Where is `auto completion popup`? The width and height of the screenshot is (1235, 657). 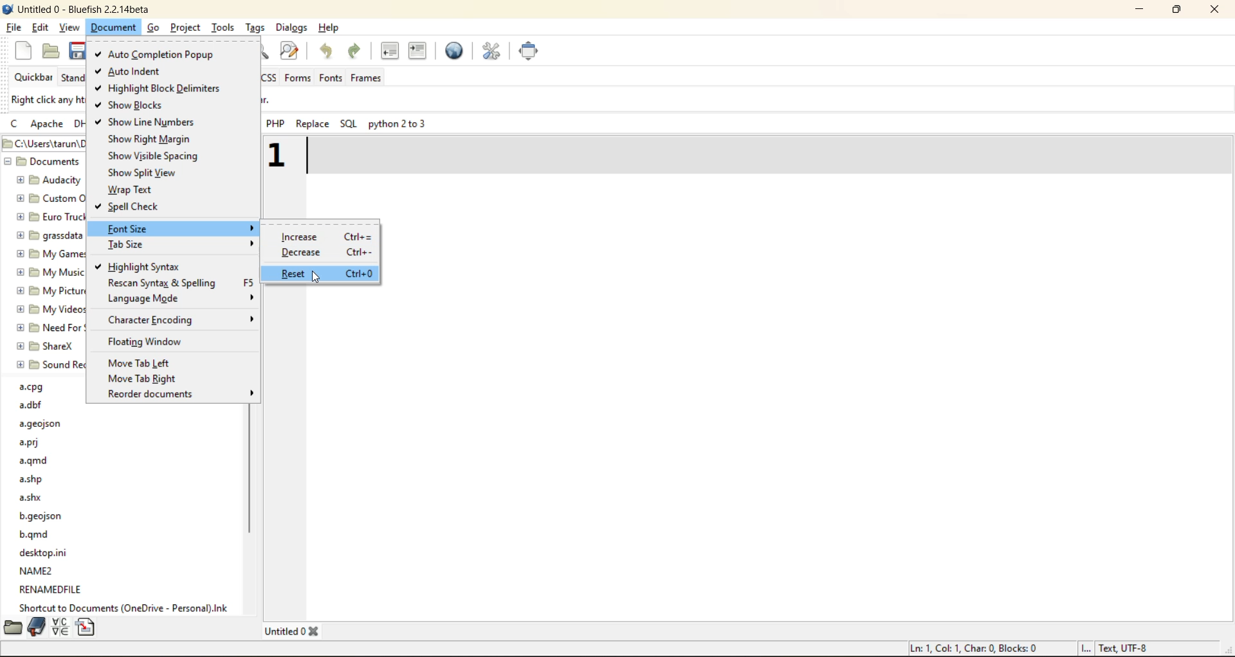
auto completion popup is located at coordinates (167, 53).